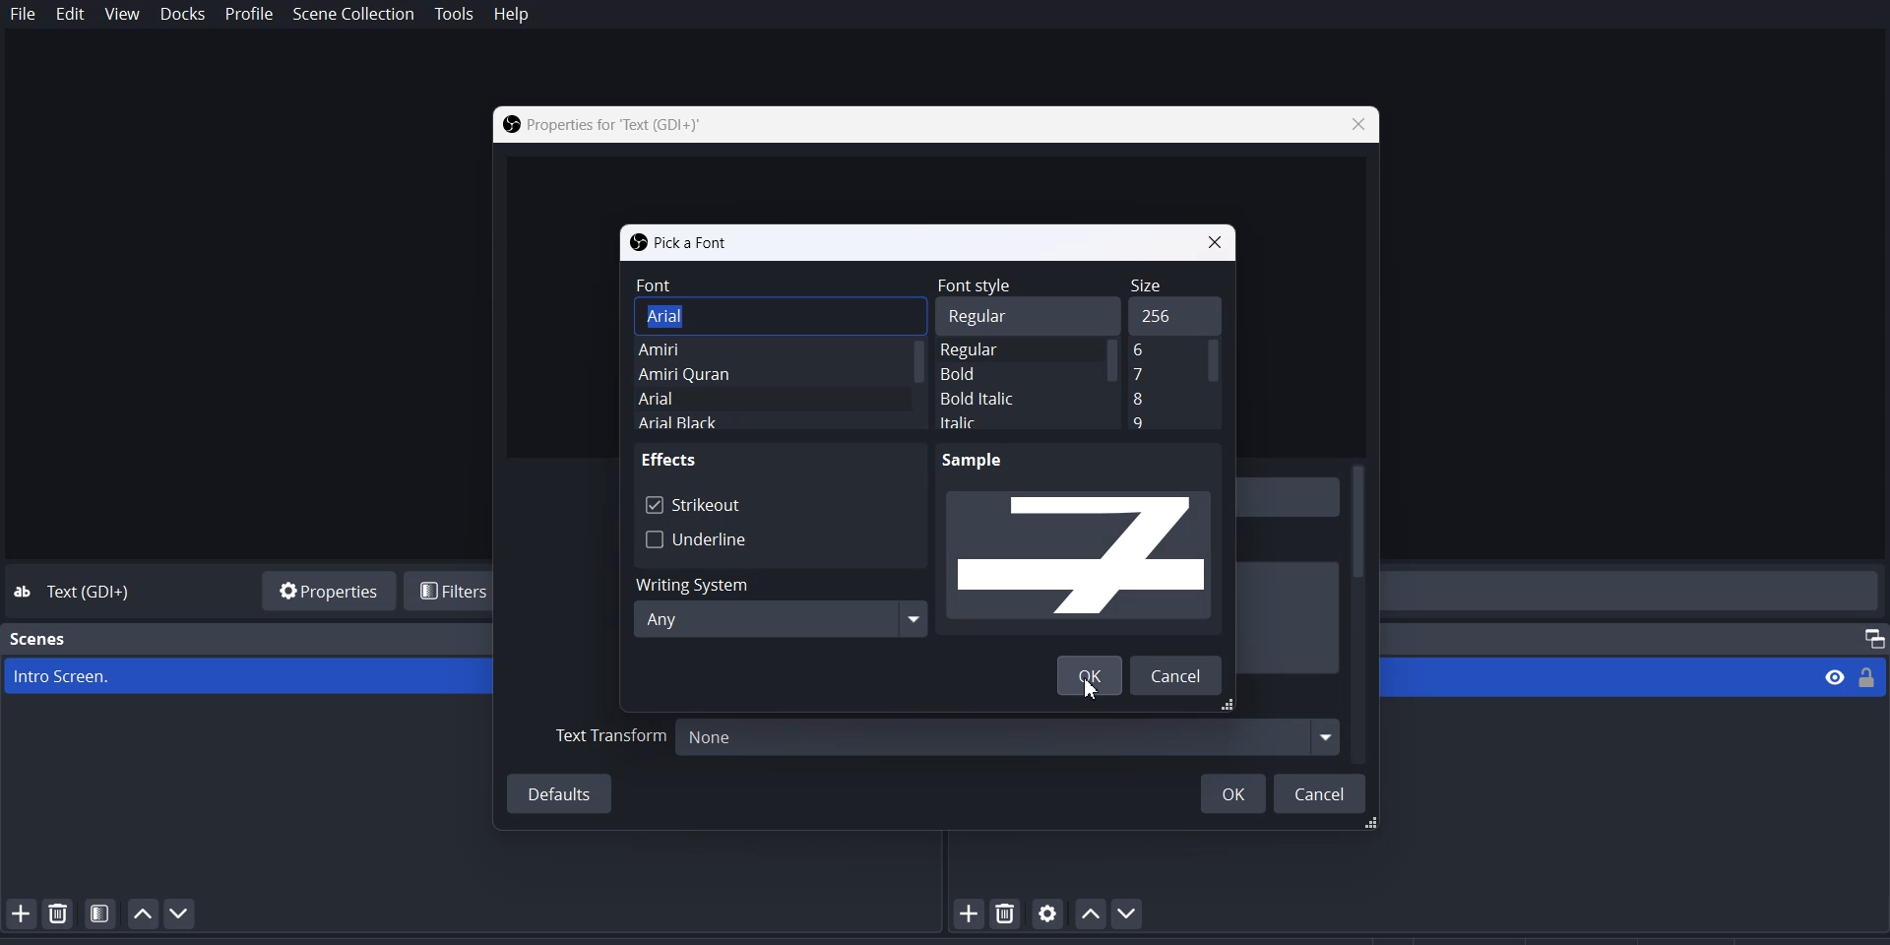 The width and height of the screenshot is (1890, 945). What do you see at coordinates (611, 738) in the screenshot?
I see `Text Transform` at bounding box center [611, 738].